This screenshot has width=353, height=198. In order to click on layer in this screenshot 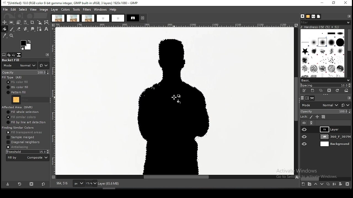, I will do `click(55, 10)`.